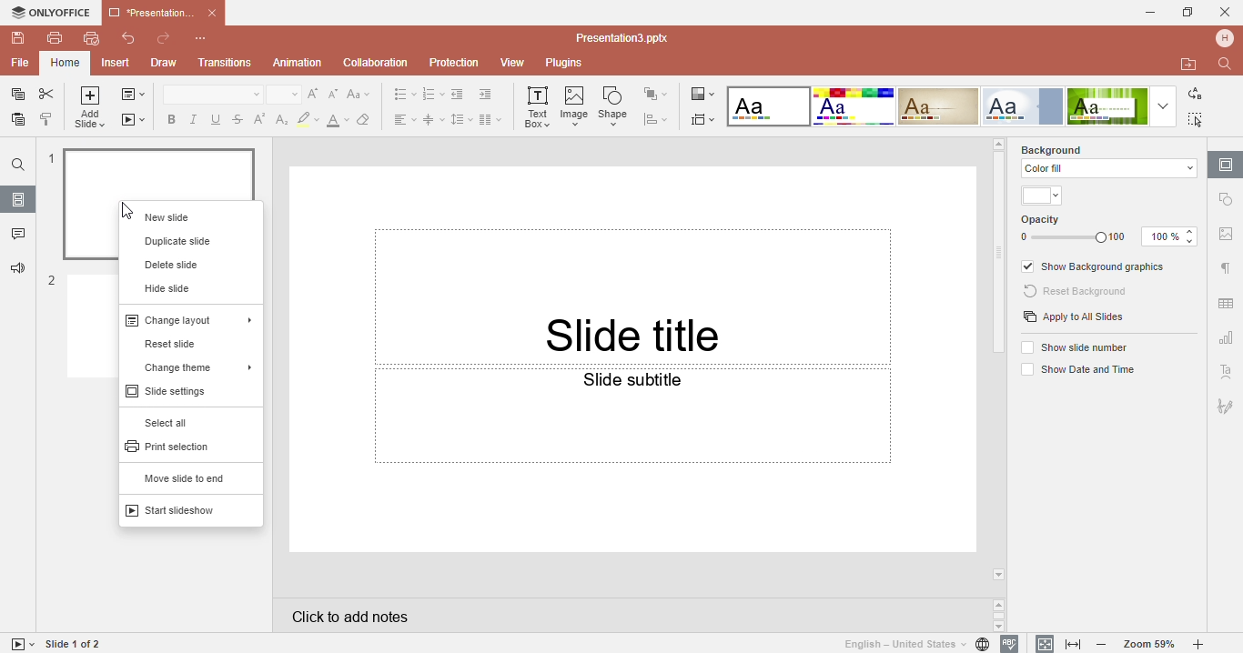  Describe the element at coordinates (460, 94) in the screenshot. I see `Decrease indent` at that location.